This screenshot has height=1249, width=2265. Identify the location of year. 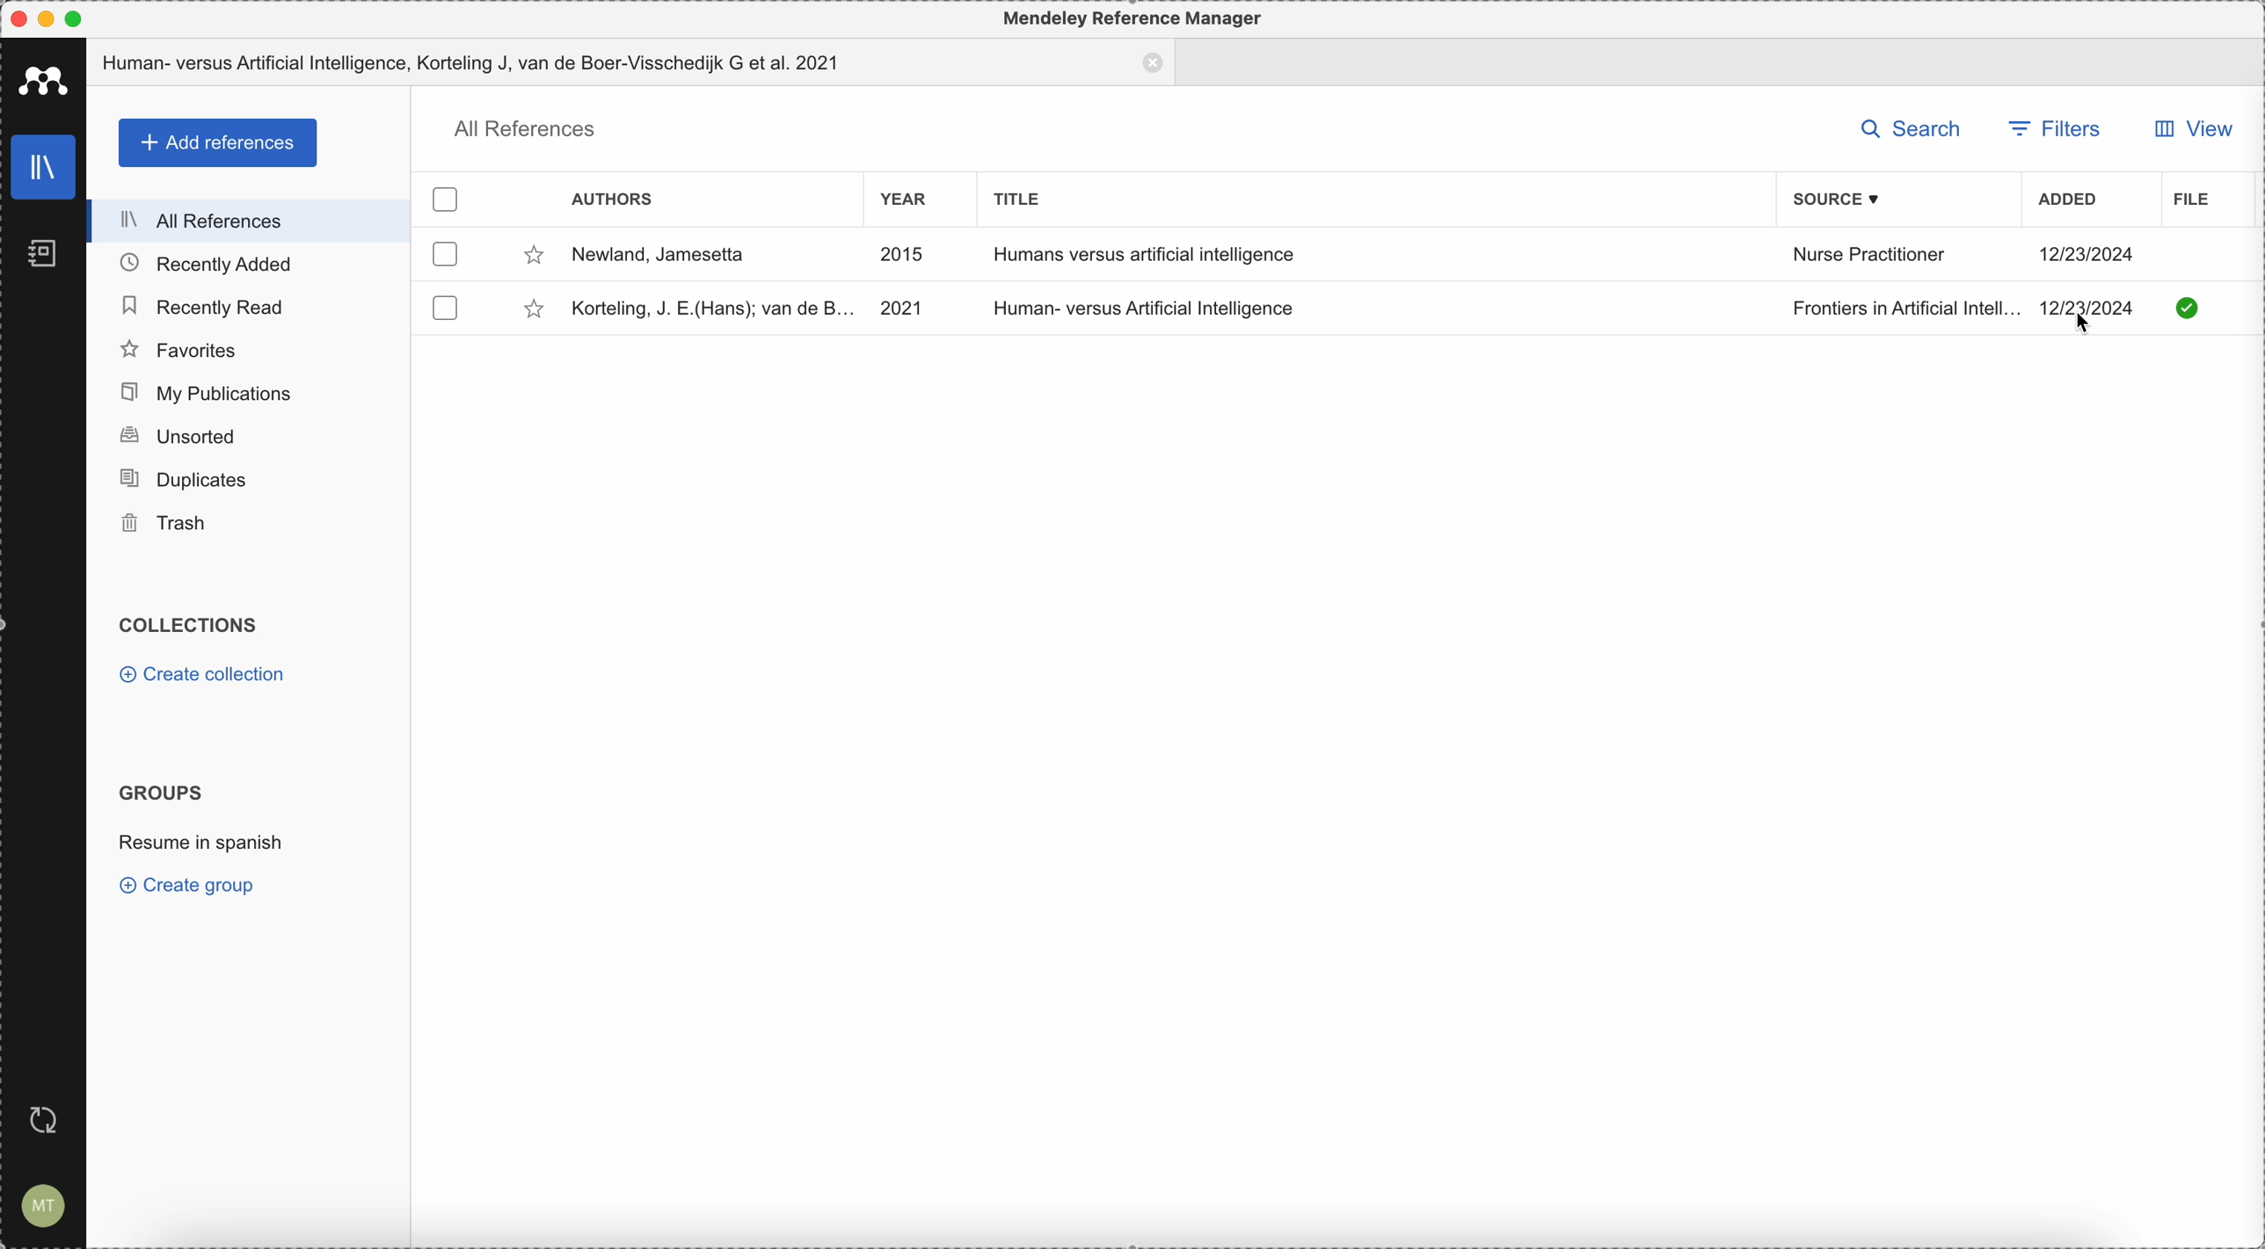
(903, 200).